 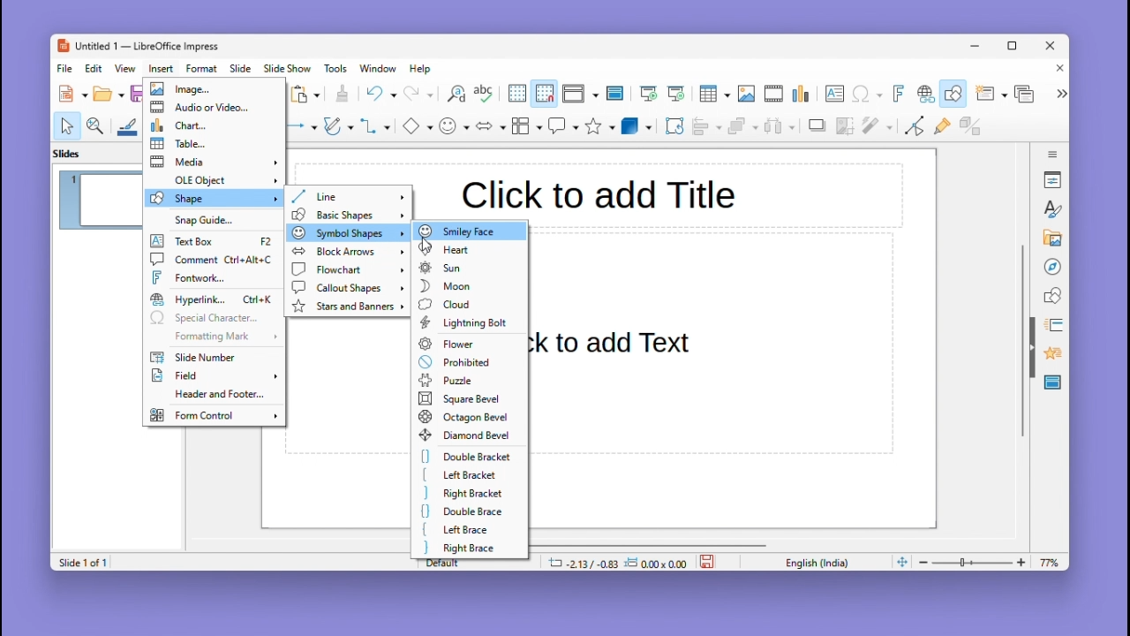 I want to click on Puzzle, so click(x=467, y=381).